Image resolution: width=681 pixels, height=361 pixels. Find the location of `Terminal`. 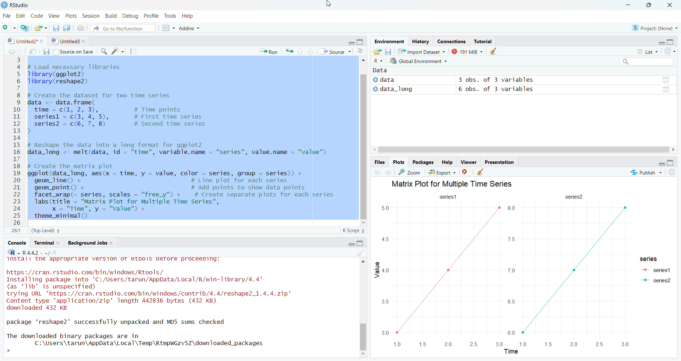

Terminal is located at coordinates (47, 243).